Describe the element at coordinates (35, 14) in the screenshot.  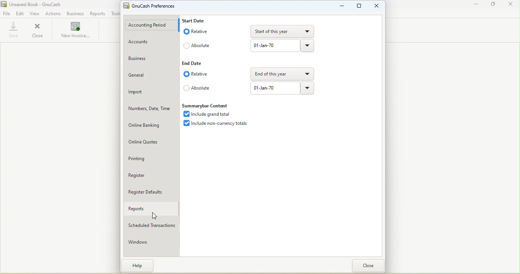
I see `View` at that location.